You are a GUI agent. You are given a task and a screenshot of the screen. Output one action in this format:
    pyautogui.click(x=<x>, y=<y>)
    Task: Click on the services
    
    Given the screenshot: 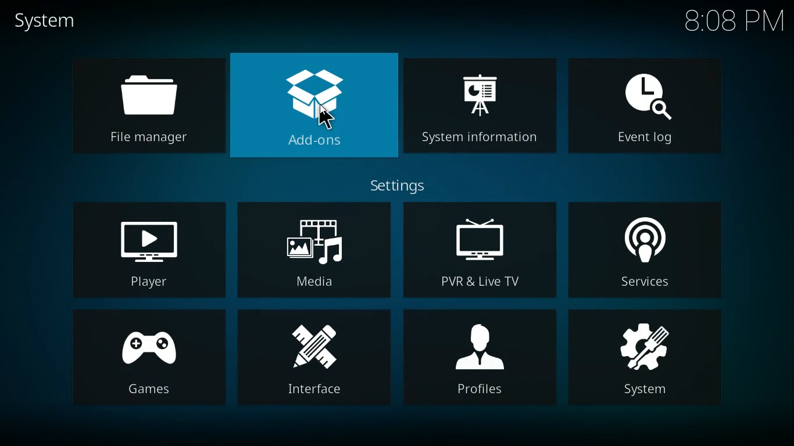 What is the action you would take?
    pyautogui.click(x=649, y=250)
    